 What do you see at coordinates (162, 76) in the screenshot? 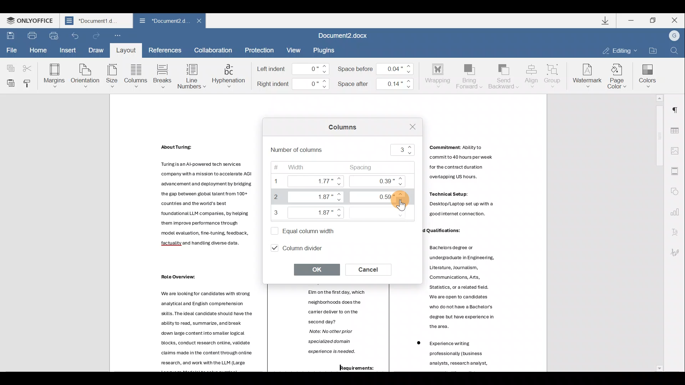
I see `Breaks` at bounding box center [162, 76].